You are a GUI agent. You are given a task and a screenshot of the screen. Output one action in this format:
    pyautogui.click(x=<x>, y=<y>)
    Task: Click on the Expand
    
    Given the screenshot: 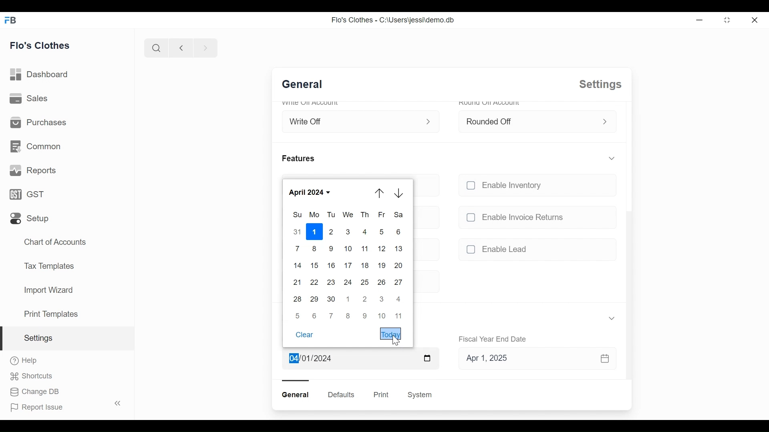 What is the action you would take?
    pyautogui.click(x=611, y=158)
    